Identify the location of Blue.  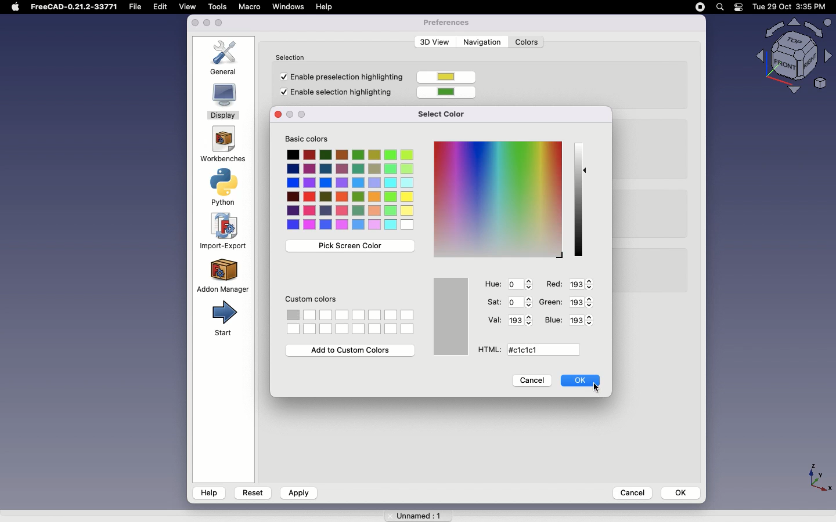
(553, 320).